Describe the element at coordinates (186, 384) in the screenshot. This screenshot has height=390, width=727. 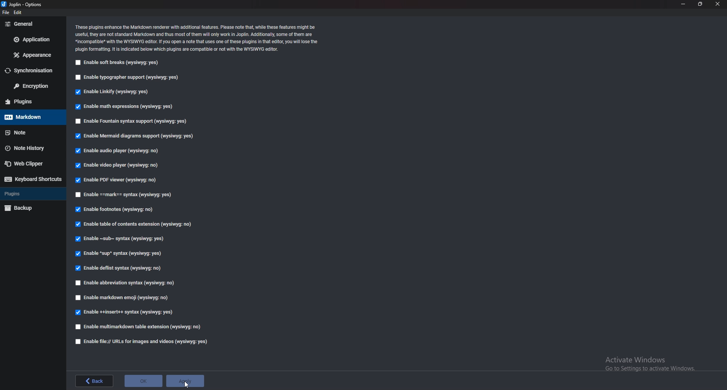
I see `Cursor` at that location.